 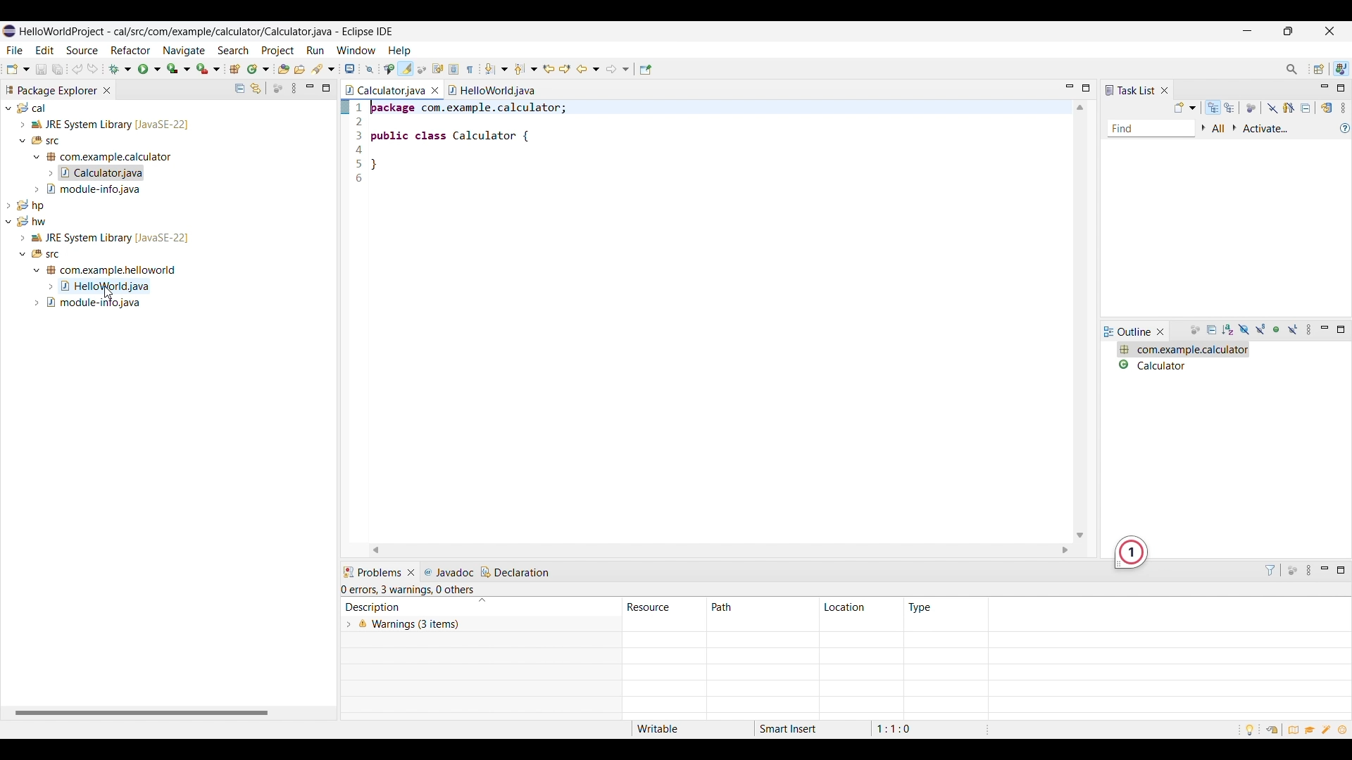 What do you see at coordinates (166, 148) in the screenshot?
I see `cal project` at bounding box center [166, 148].